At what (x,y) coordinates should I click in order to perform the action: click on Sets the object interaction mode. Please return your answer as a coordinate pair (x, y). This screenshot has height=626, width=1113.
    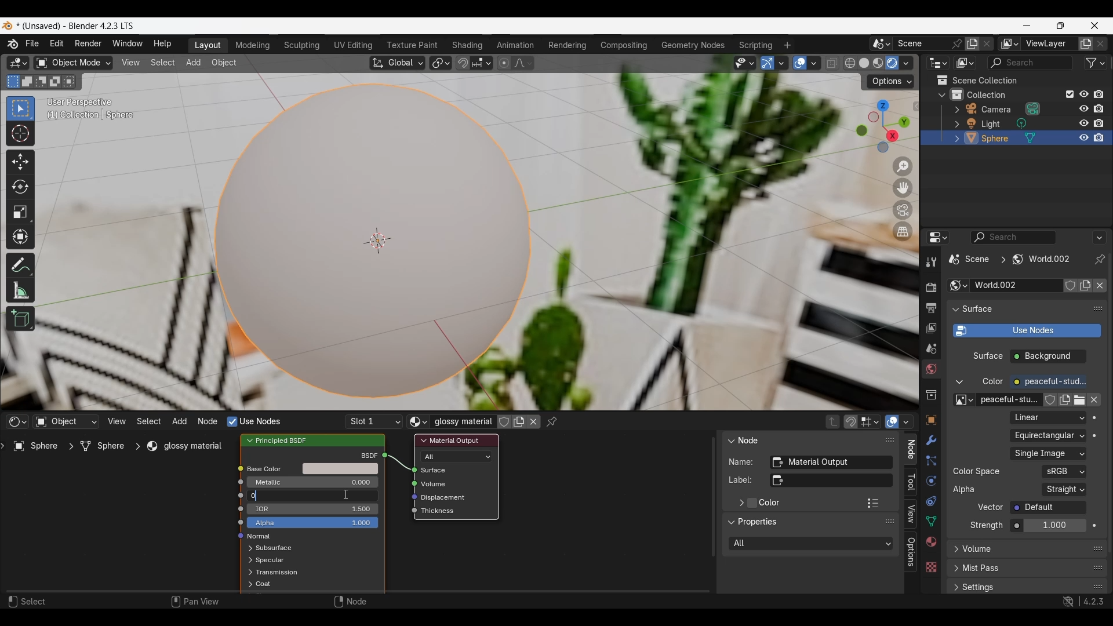
    Looking at the image, I should click on (73, 63).